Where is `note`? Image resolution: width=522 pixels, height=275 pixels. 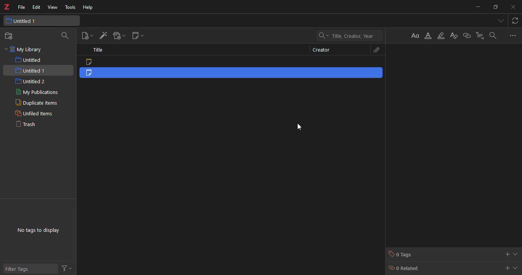 note is located at coordinates (88, 62).